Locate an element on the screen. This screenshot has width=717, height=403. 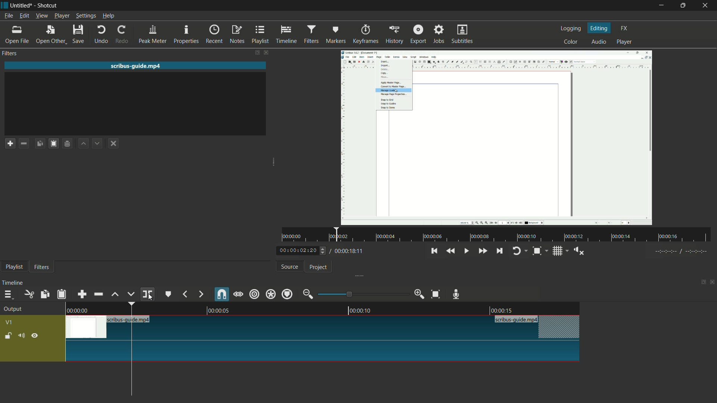
save filter set is located at coordinates (68, 144).